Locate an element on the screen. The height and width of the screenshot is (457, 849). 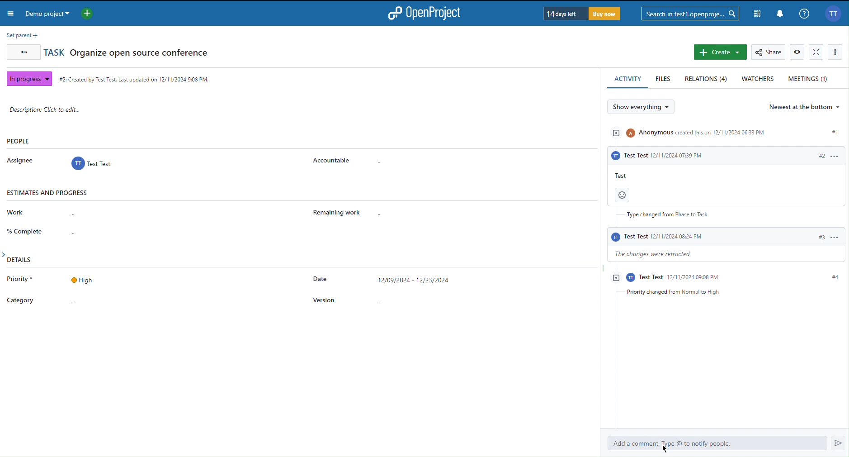
Menu is located at coordinates (12, 14).